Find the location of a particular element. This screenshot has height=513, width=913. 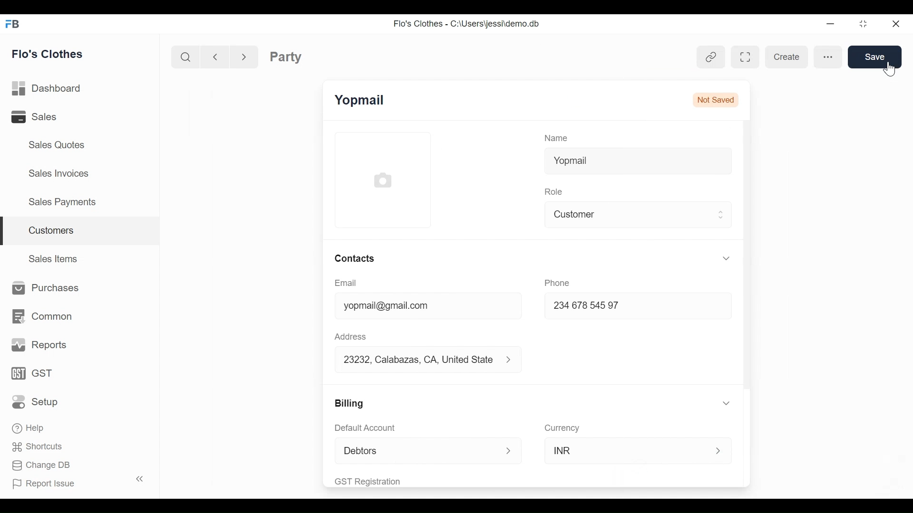

Toggle between form and full width view is located at coordinates (743, 55).